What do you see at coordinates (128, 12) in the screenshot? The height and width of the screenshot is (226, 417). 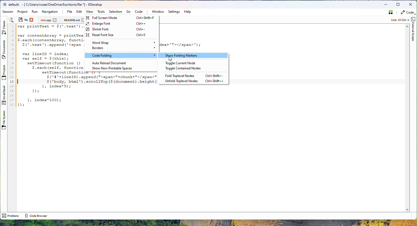 I see `` at bounding box center [128, 12].